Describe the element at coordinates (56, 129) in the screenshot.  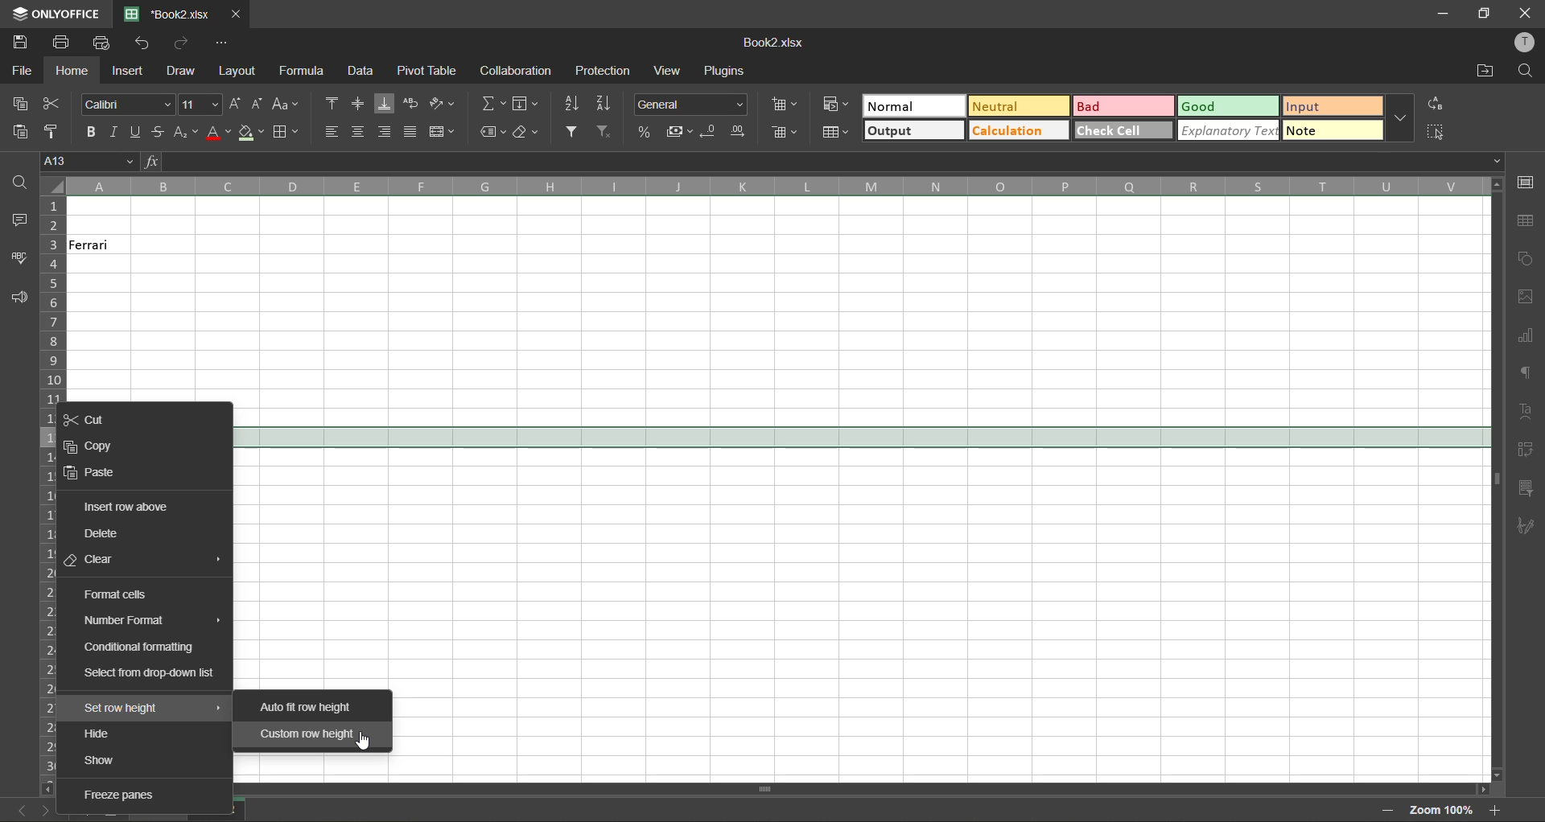
I see `copy style` at that location.